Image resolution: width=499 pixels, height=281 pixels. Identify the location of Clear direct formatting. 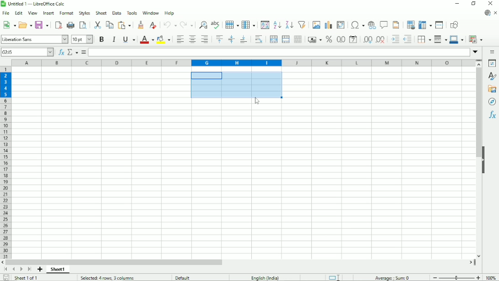
(153, 26).